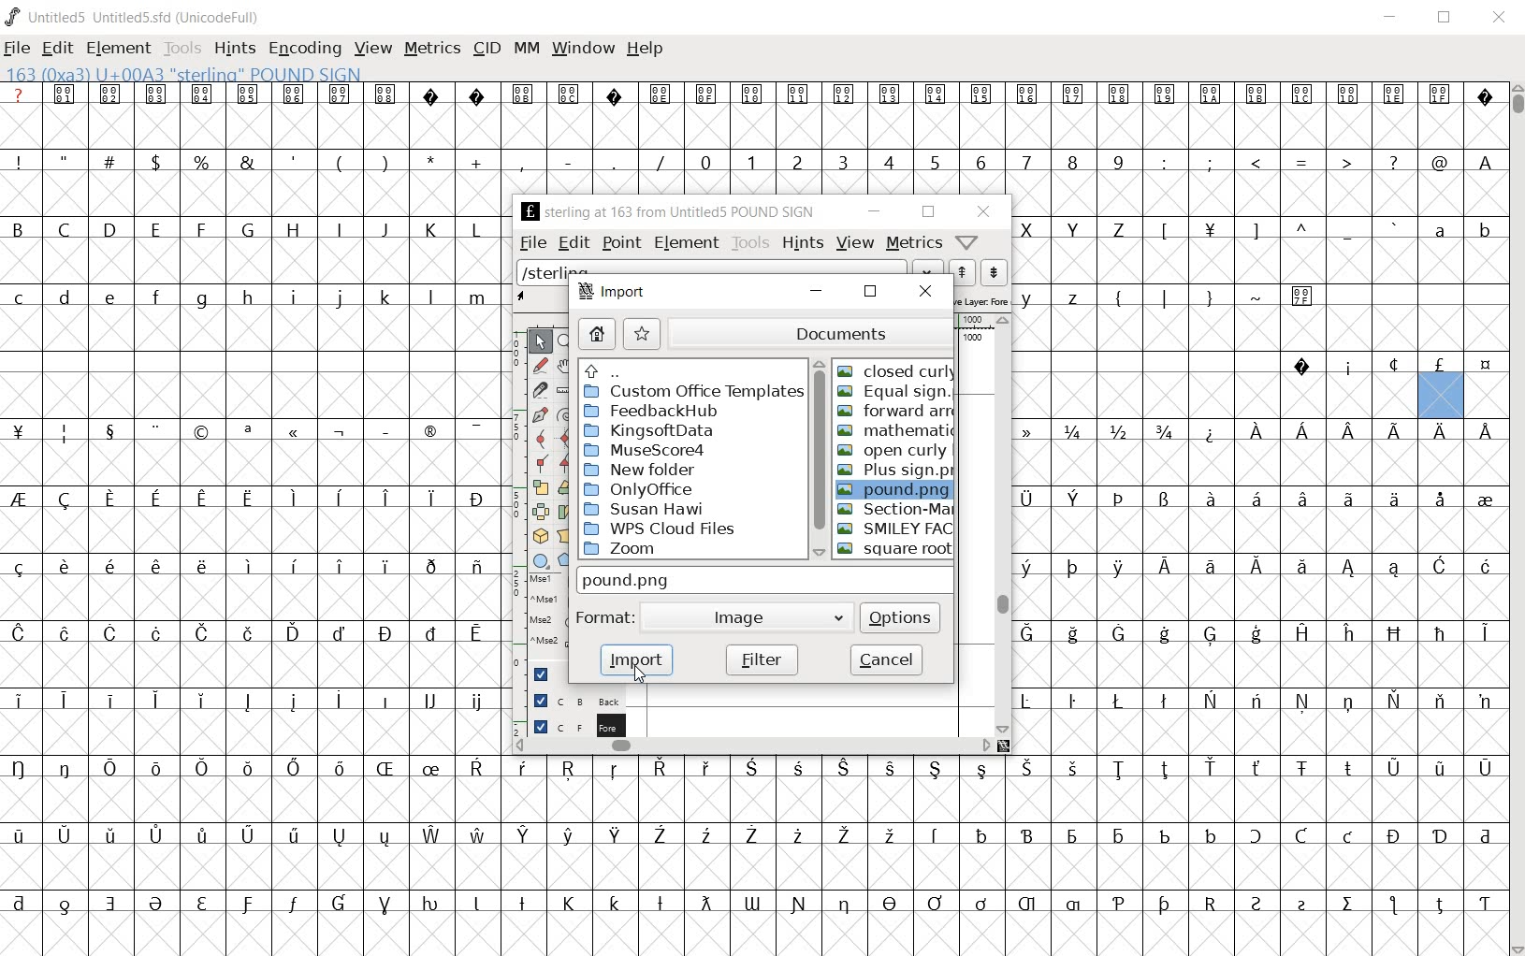 This screenshot has height=956, width=1525. Describe the element at coordinates (1300, 500) in the screenshot. I see `Symbol` at that location.